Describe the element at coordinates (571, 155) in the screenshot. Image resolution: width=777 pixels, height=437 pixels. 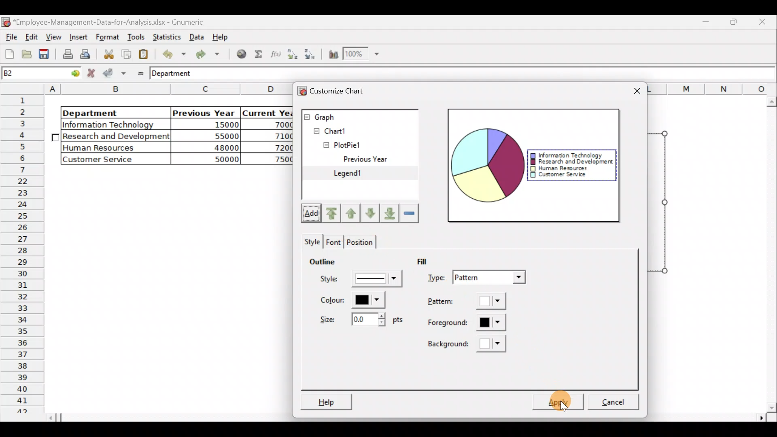
I see `Information Technology` at that location.